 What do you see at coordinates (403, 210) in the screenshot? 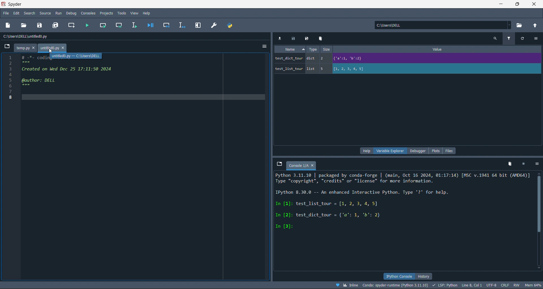
I see `Python 3.11.10 | packaged by conda-forge | (main, Oct 16 2024, 01:17:14) [MSC v.1941 64 bit (AMDG4)]
Type “copyright”, "credits" or "license" for more information.

Python 8.30.0 -- An enhanced Interactive Python. Type "2" for help.

In [1]: test_list_tour = [1, 2, 3, 4, 5]

In [2]: test_dict tour = {'a’: 1, 'b’: 2}

In [3]:` at bounding box center [403, 210].